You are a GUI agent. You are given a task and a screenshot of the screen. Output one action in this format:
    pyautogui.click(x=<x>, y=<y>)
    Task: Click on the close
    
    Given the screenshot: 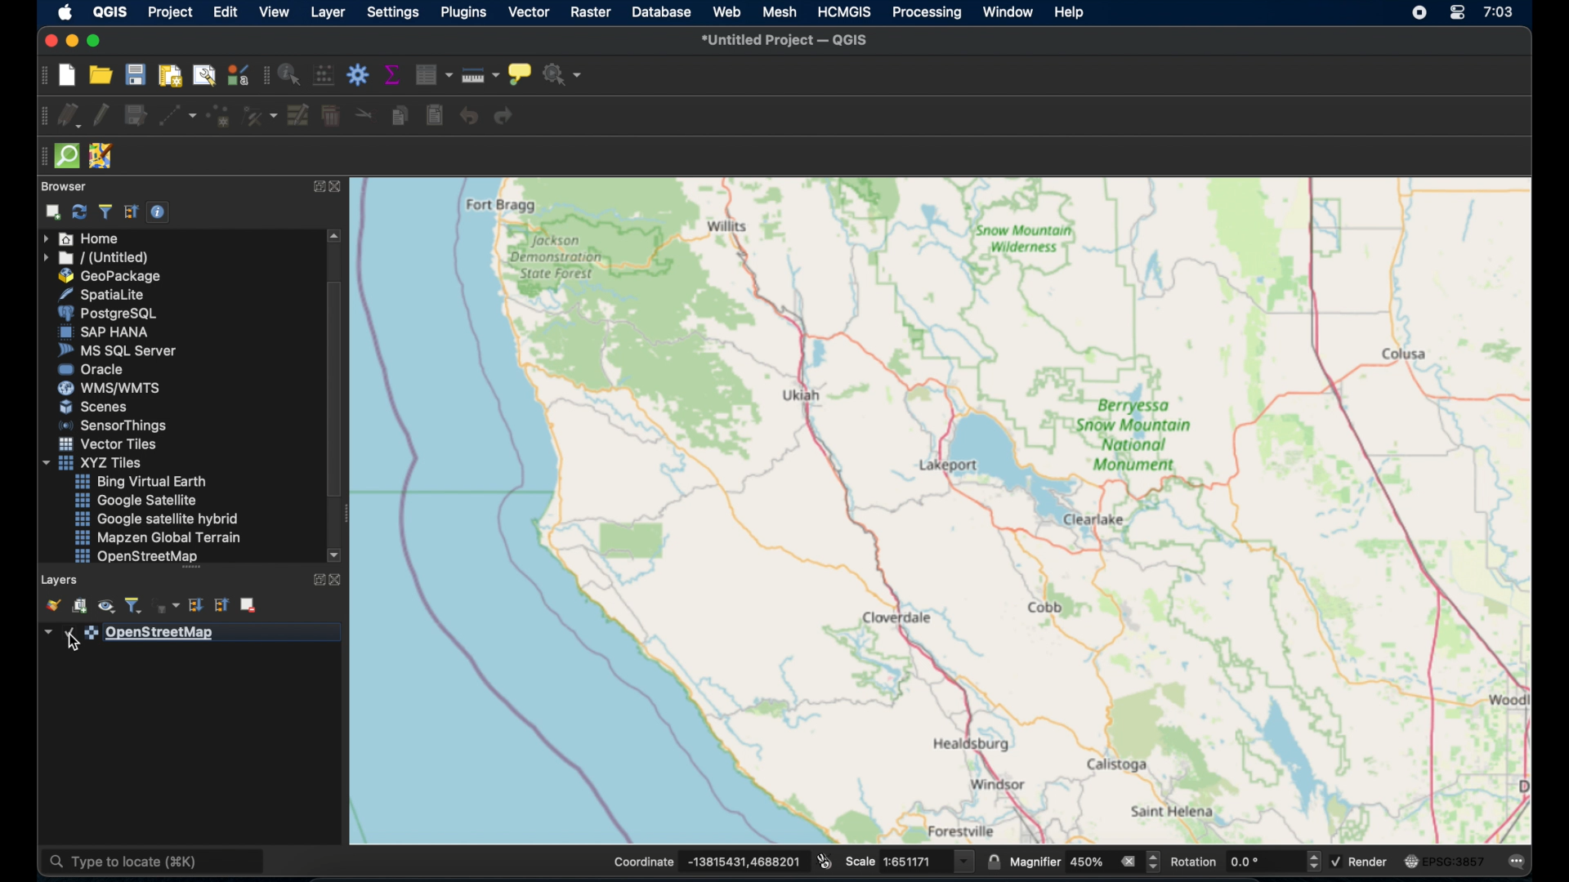 What is the action you would take?
    pyautogui.click(x=337, y=581)
    